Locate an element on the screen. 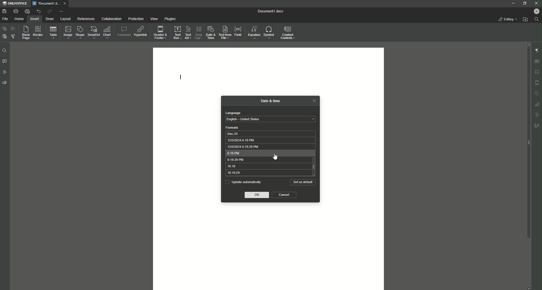 Image resolution: width=542 pixels, height=290 pixels. date & time is located at coordinates (271, 100).